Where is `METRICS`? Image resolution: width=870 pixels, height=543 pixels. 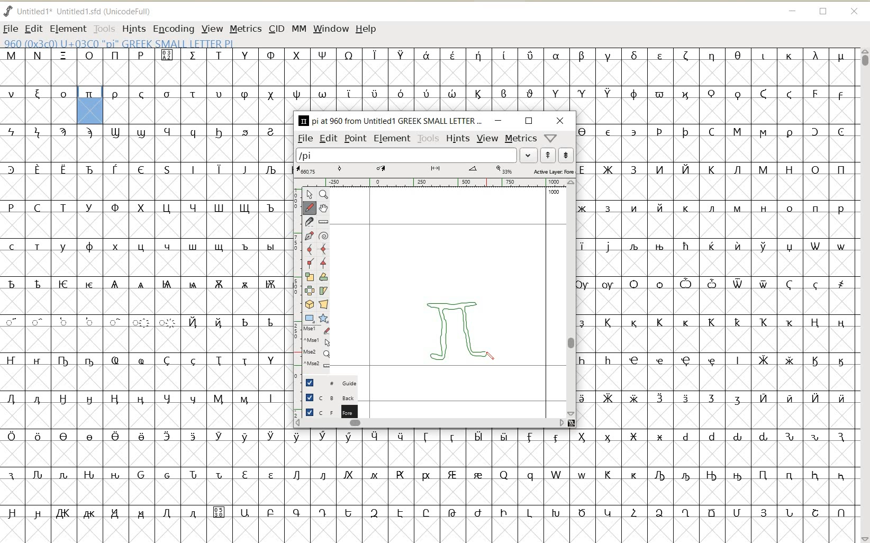 METRICS is located at coordinates (246, 28).